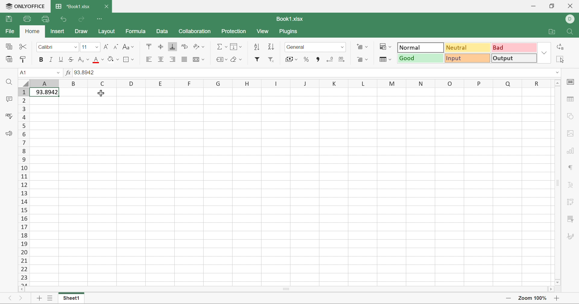  I want to click on Delete cells, so click(362, 58).